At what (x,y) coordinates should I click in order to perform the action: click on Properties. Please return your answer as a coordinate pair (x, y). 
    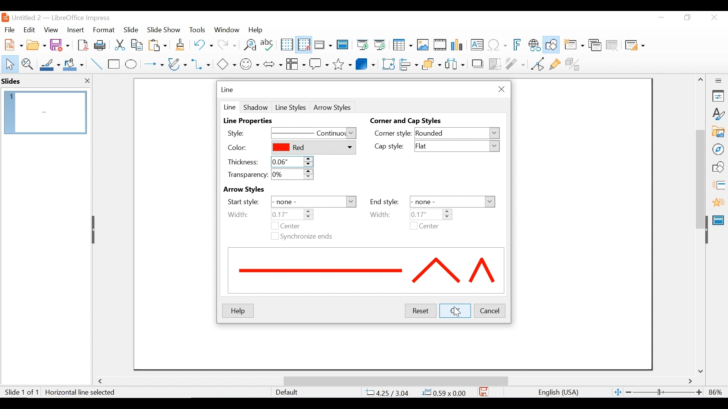
    Looking at the image, I should click on (718, 96).